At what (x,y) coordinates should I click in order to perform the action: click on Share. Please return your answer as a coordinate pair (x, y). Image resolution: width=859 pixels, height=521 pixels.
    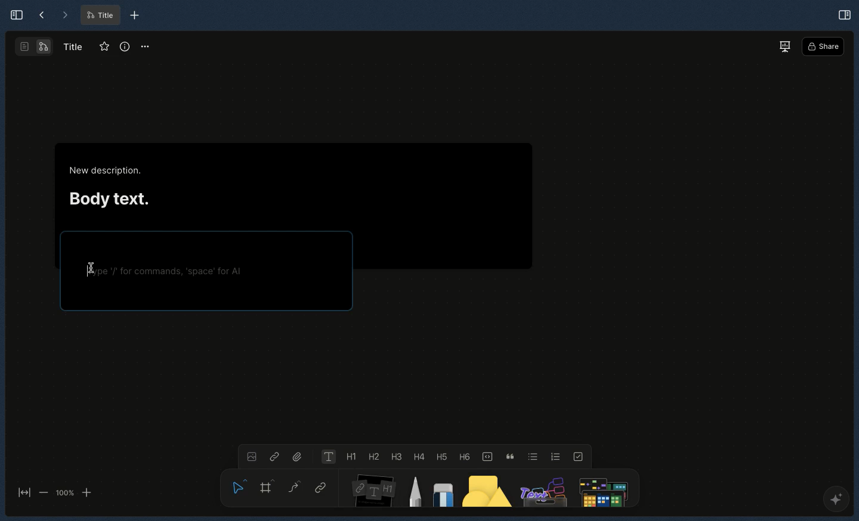
    Looking at the image, I should click on (823, 47).